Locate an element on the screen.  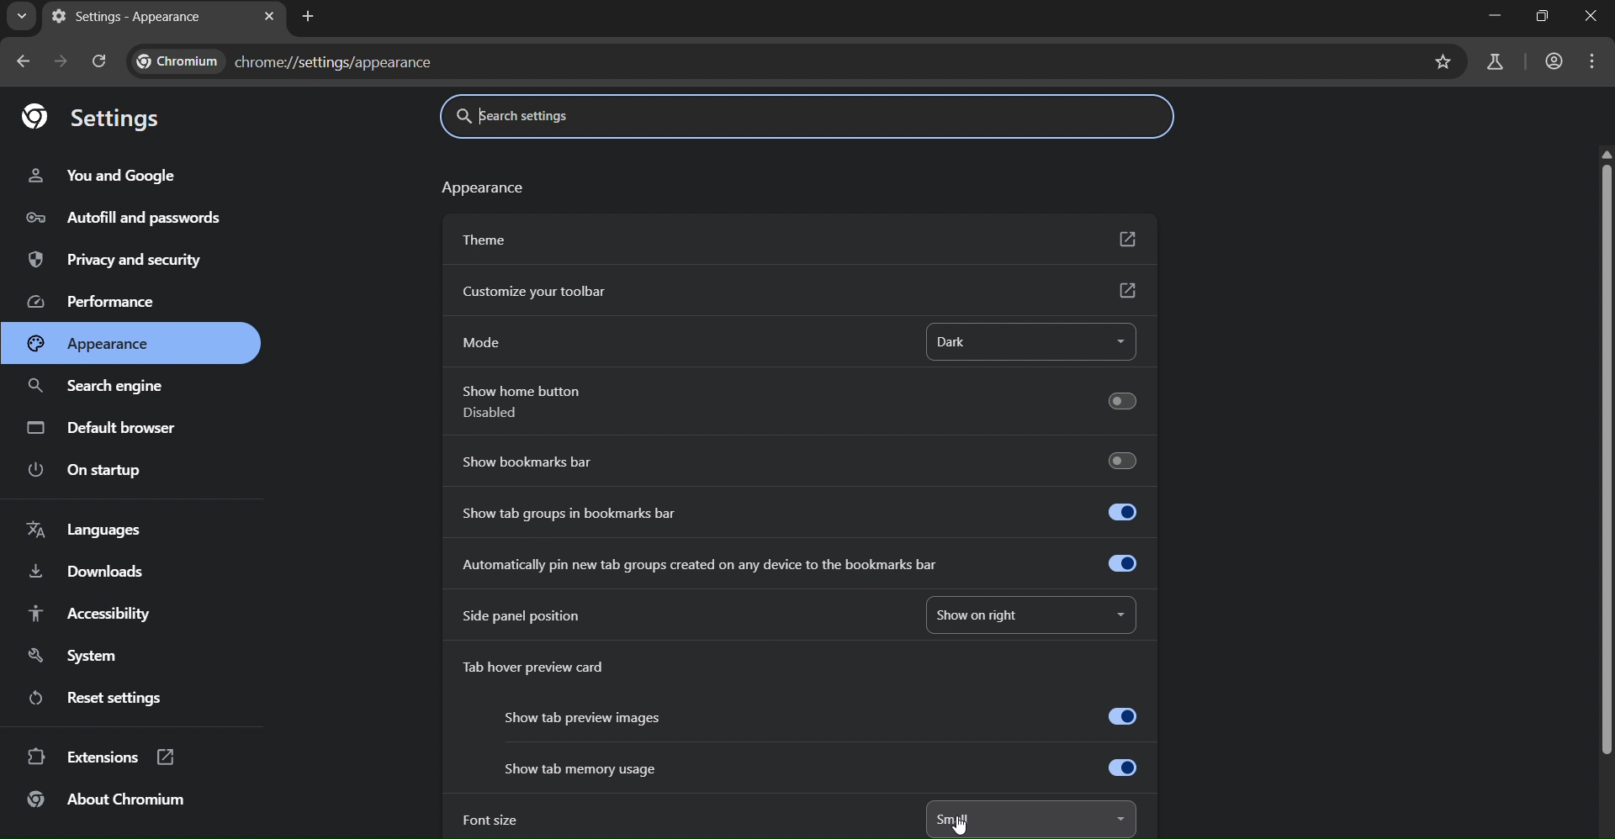
theme is located at coordinates (797, 237).